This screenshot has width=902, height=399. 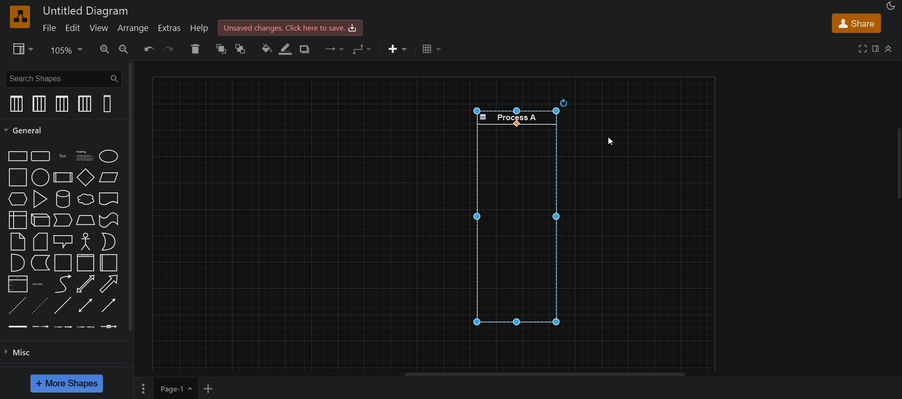 I want to click on bidirectional arrow, so click(x=85, y=284).